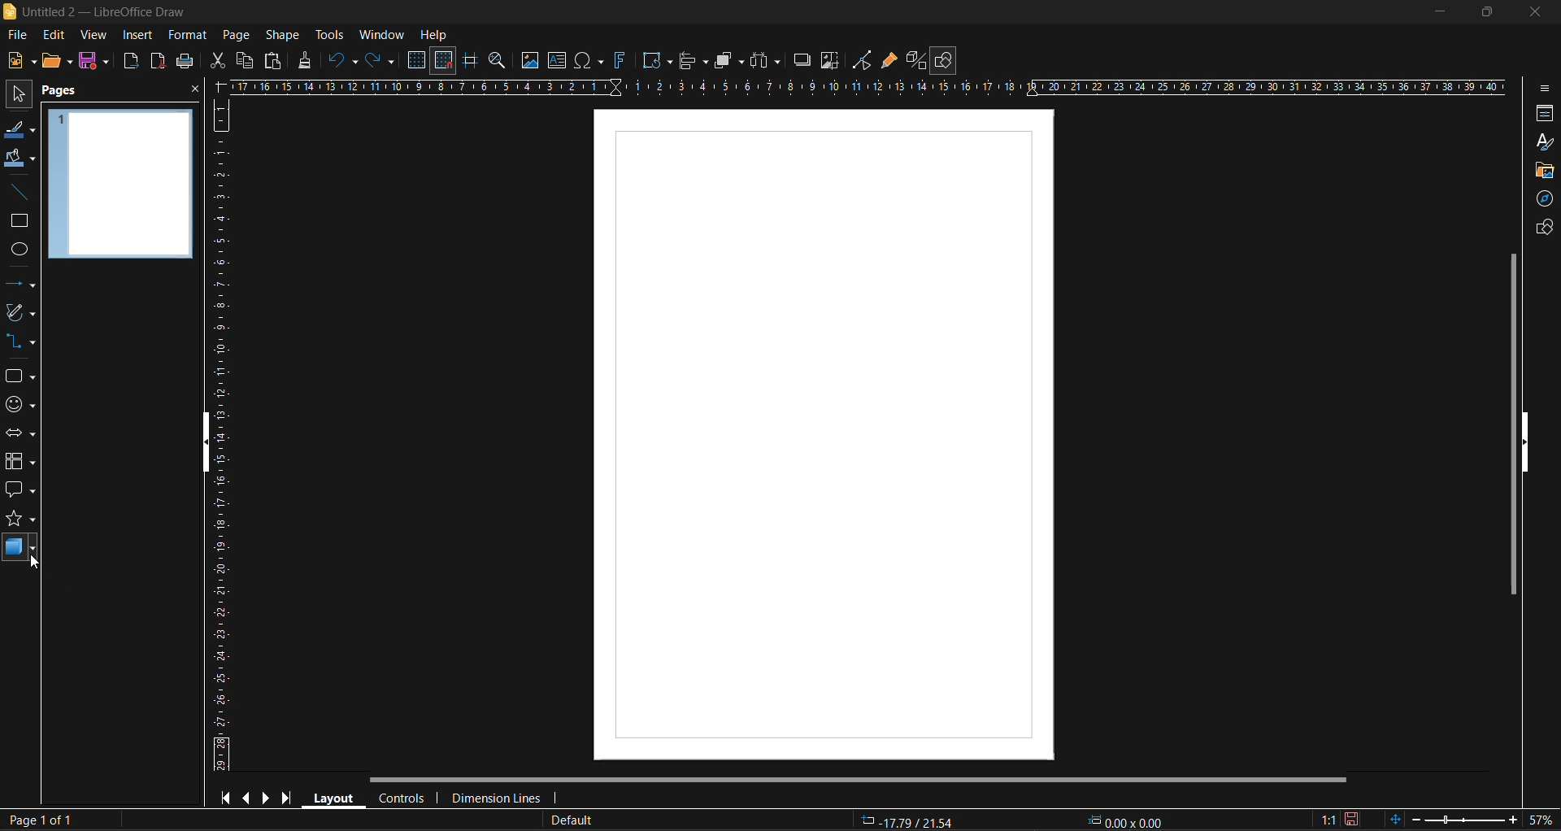 Image resolution: width=1561 pixels, height=831 pixels. I want to click on paste, so click(271, 63).